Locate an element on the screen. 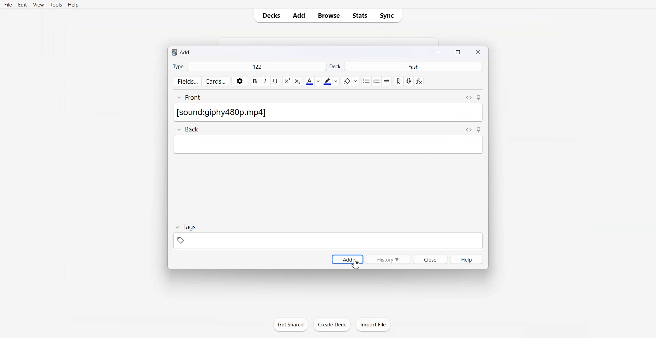 This screenshot has height=338, width=656. Toggle HTML Editor is located at coordinates (469, 130).